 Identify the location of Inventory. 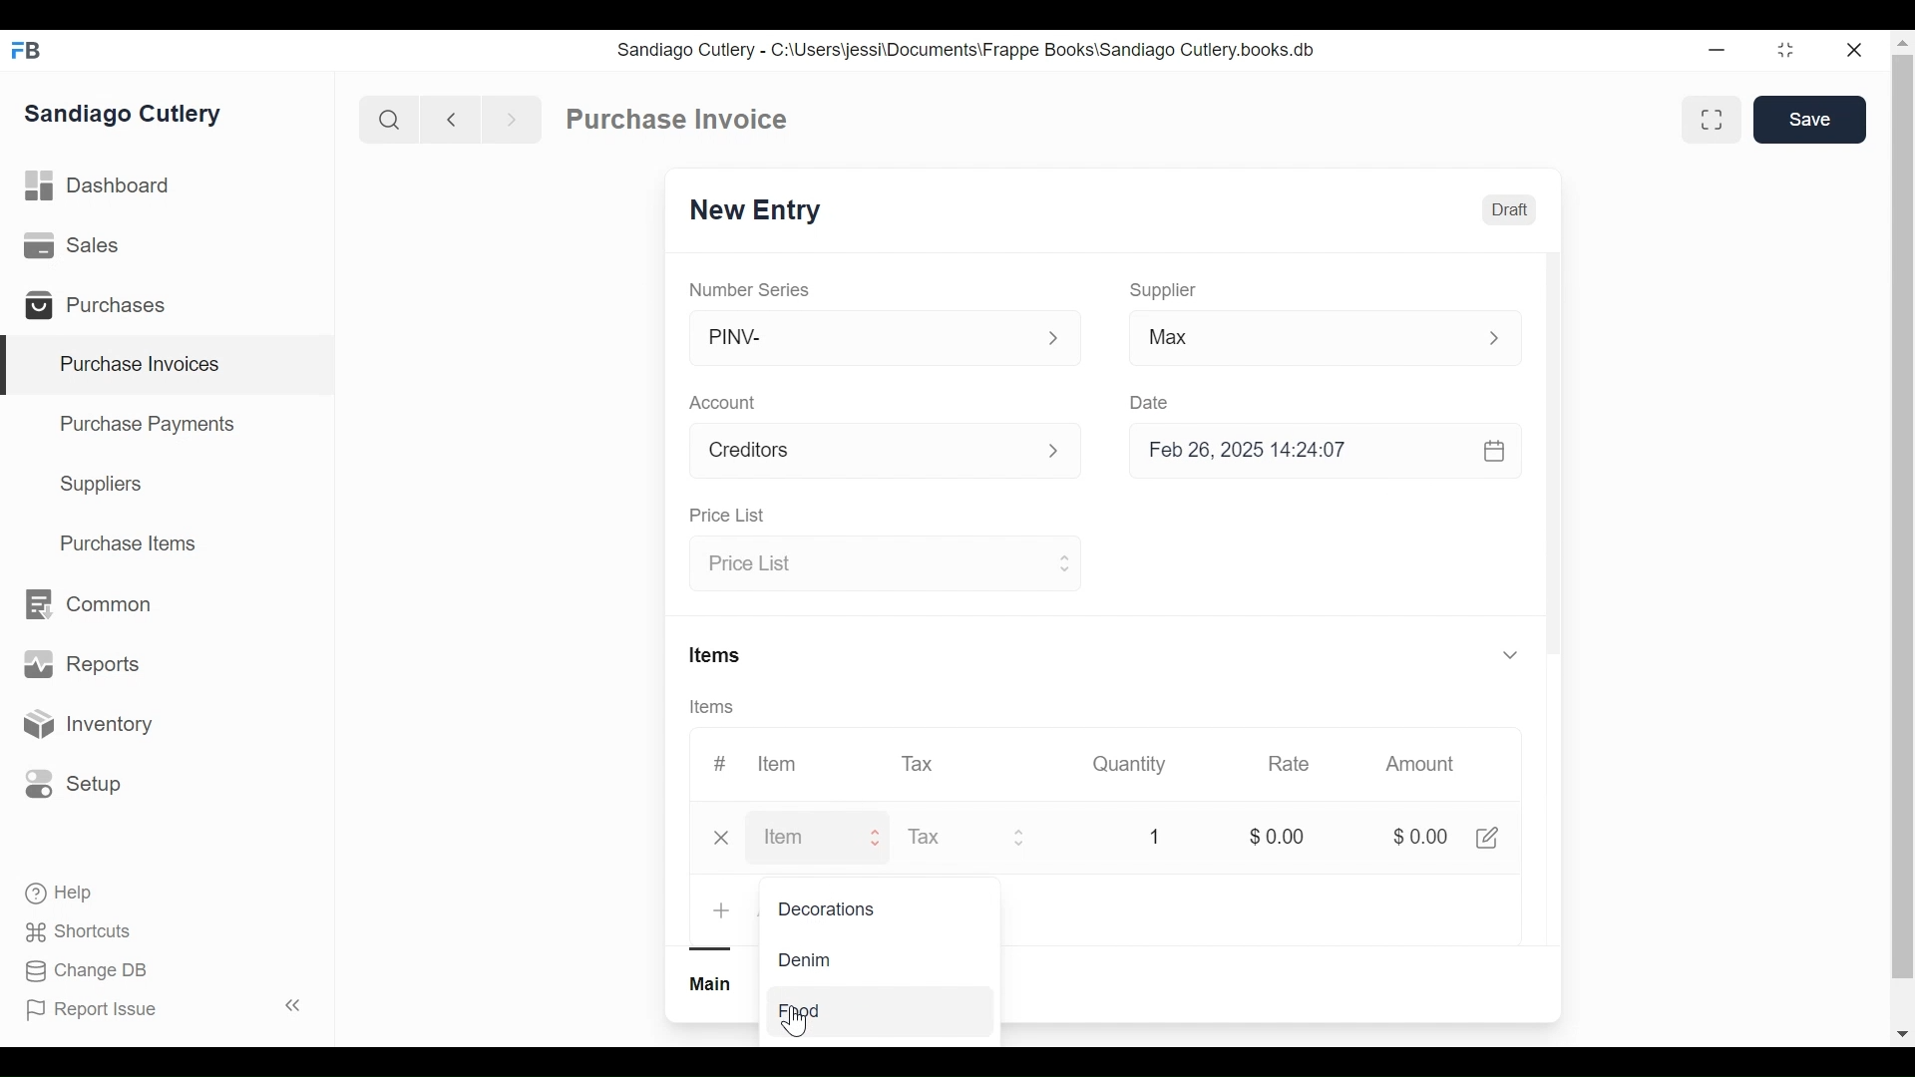
(86, 725).